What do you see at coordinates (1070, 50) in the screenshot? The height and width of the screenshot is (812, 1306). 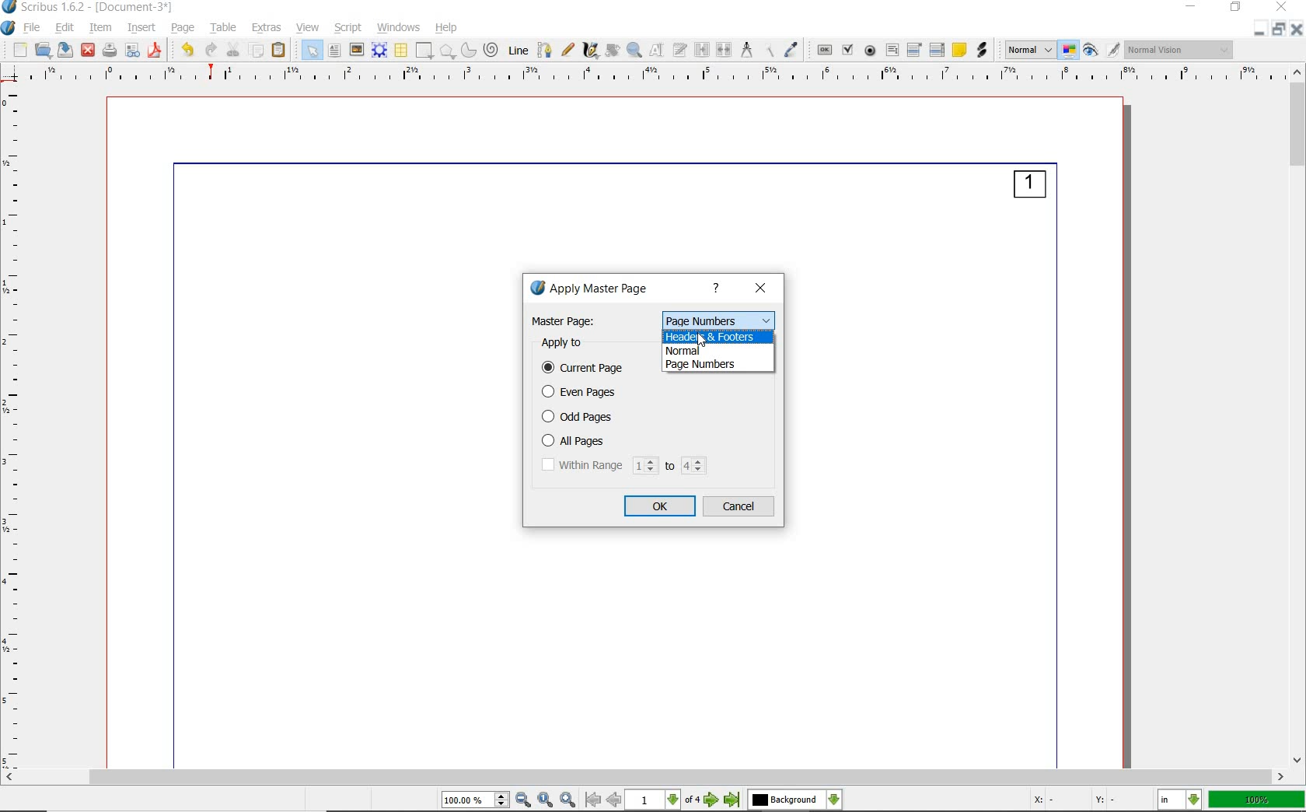 I see `toggle color management` at bounding box center [1070, 50].